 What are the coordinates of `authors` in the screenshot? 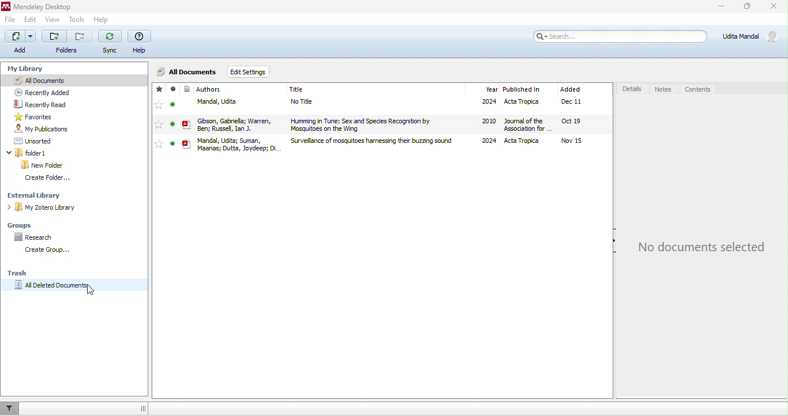 It's located at (204, 87).